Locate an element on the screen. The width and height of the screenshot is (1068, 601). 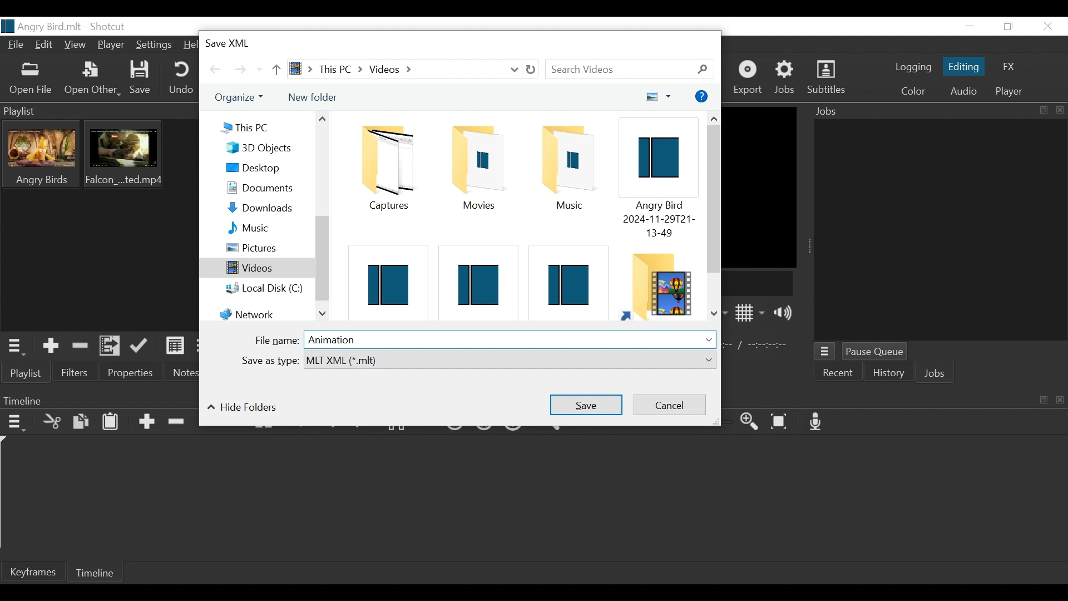
Folder is located at coordinates (384, 168).